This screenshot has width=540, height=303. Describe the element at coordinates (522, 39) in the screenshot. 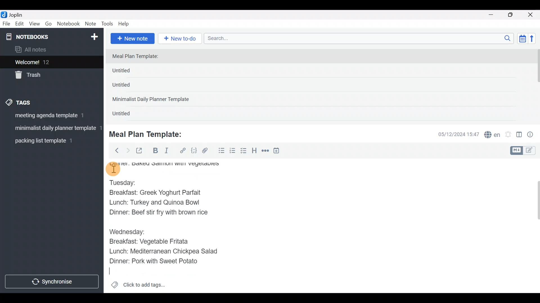

I see `Toggle sort order` at that location.